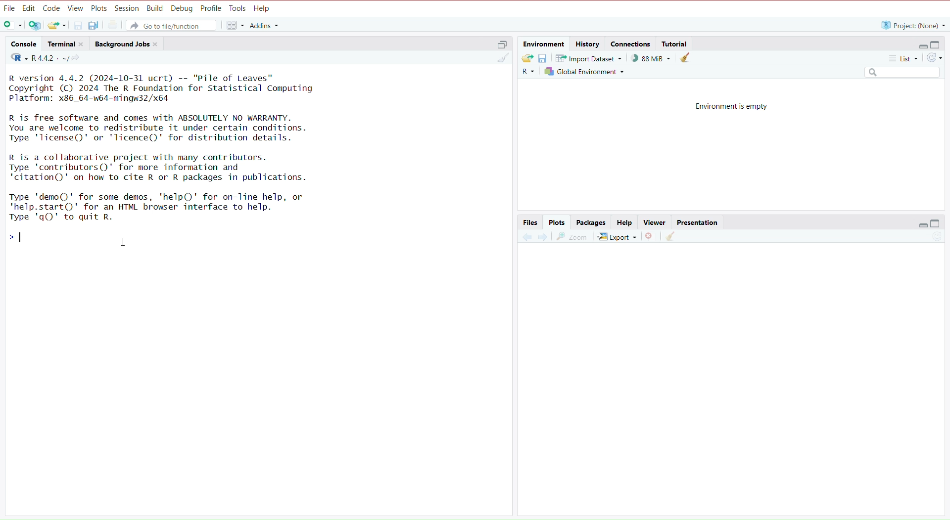  I want to click on Remove selected, so click(651, 237).